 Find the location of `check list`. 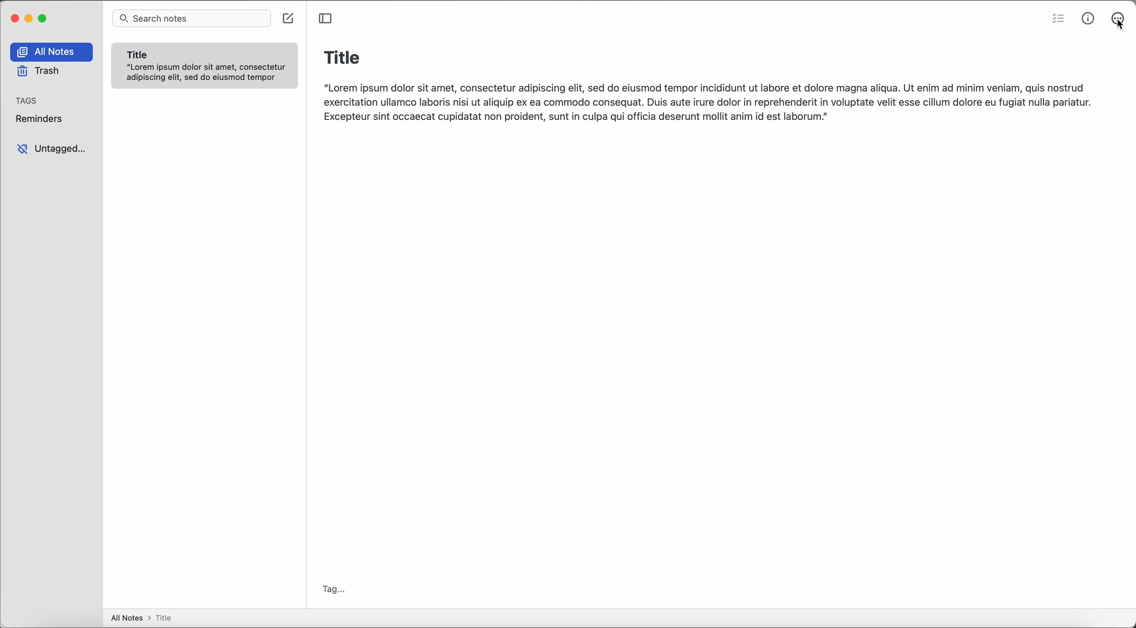

check list is located at coordinates (1057, 20).